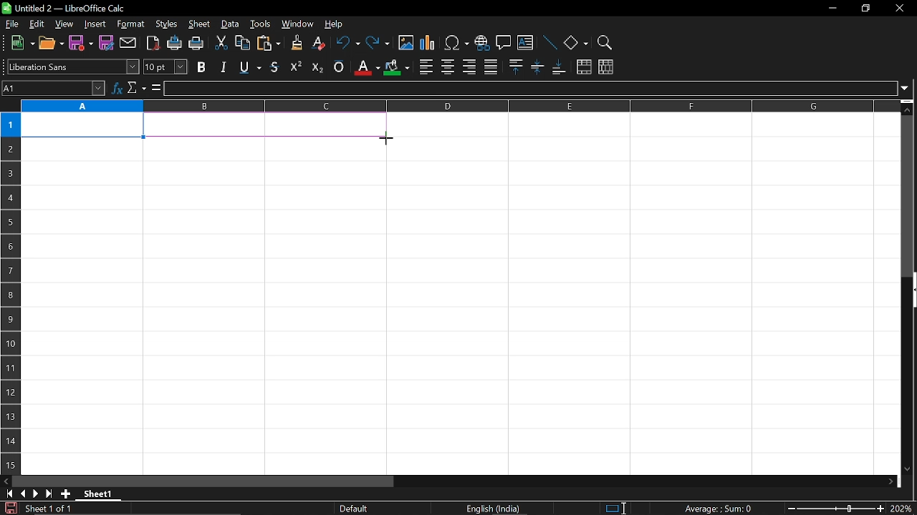  What do you see at coordinates (248, 67) in the screenshot?
I see `underline` at bounding box center [248, 67].